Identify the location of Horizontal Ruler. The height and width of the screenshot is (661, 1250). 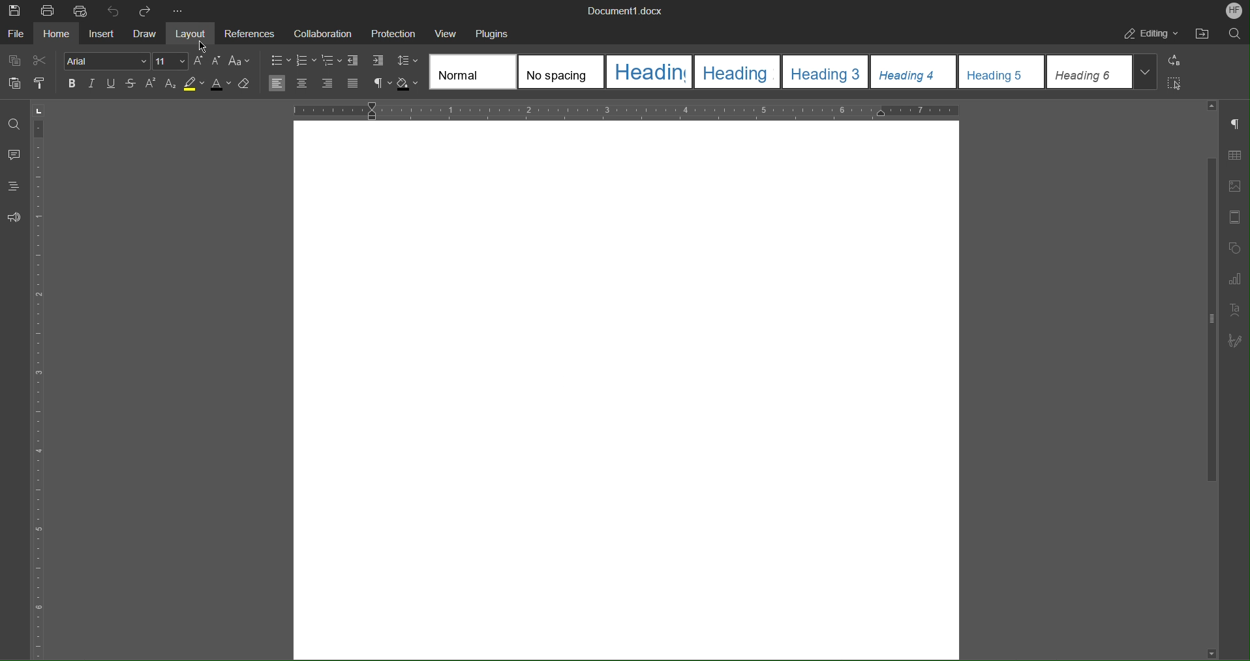
(620, 109).